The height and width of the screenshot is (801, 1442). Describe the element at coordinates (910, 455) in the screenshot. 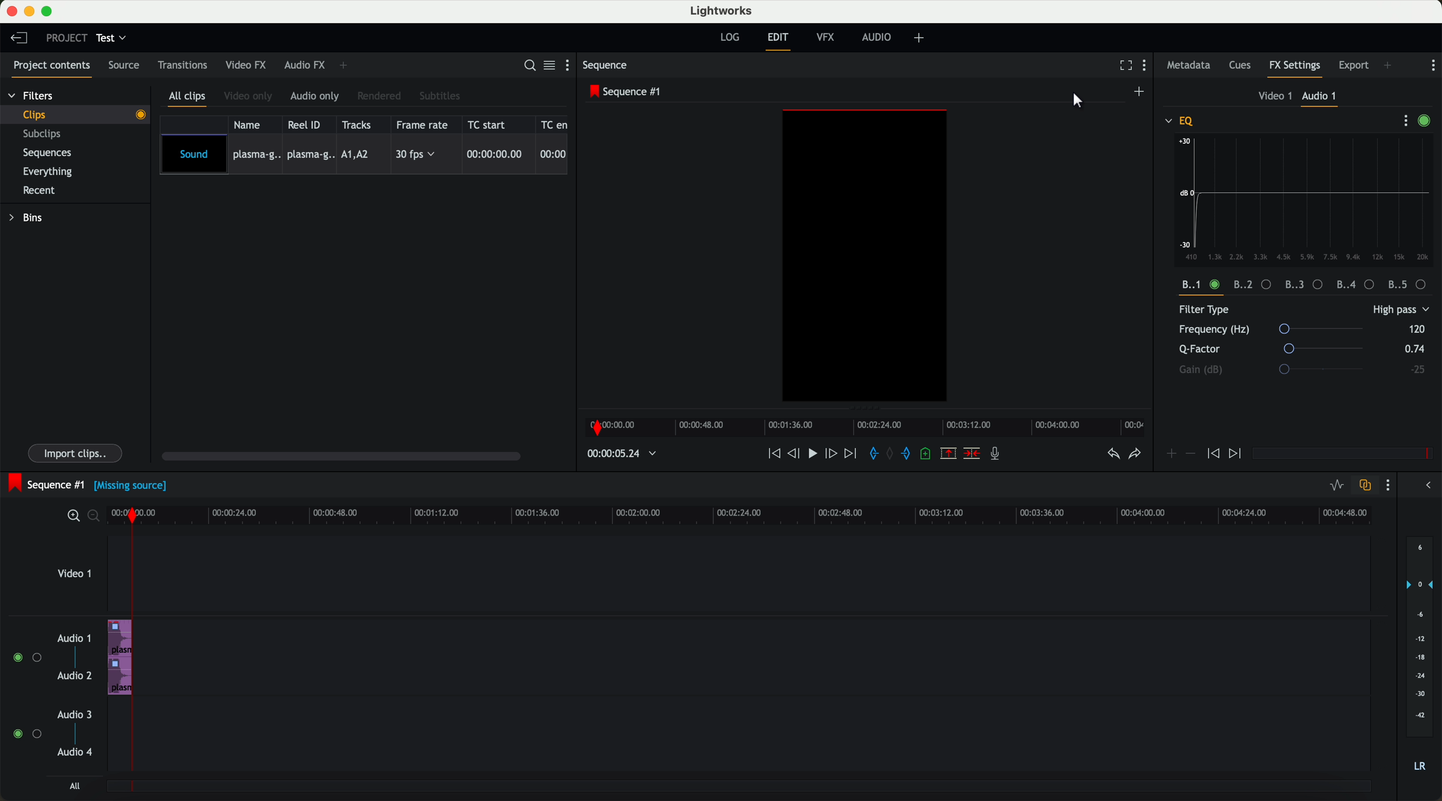

I see `add out mark` at that location.